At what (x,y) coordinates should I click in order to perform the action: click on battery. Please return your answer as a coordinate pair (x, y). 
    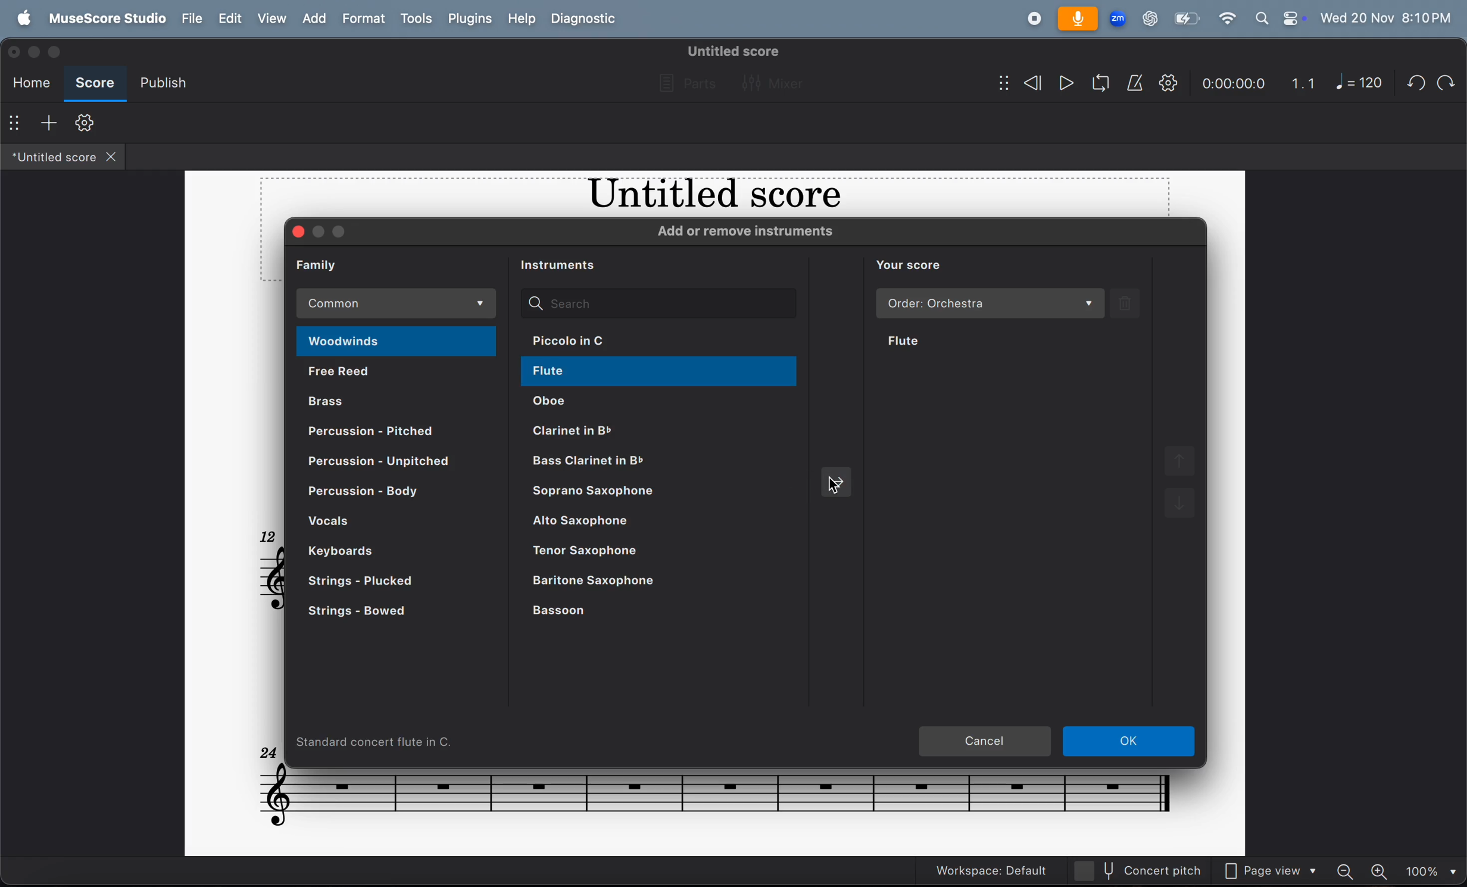
    Looking at the image, I should click on (1186, 21).